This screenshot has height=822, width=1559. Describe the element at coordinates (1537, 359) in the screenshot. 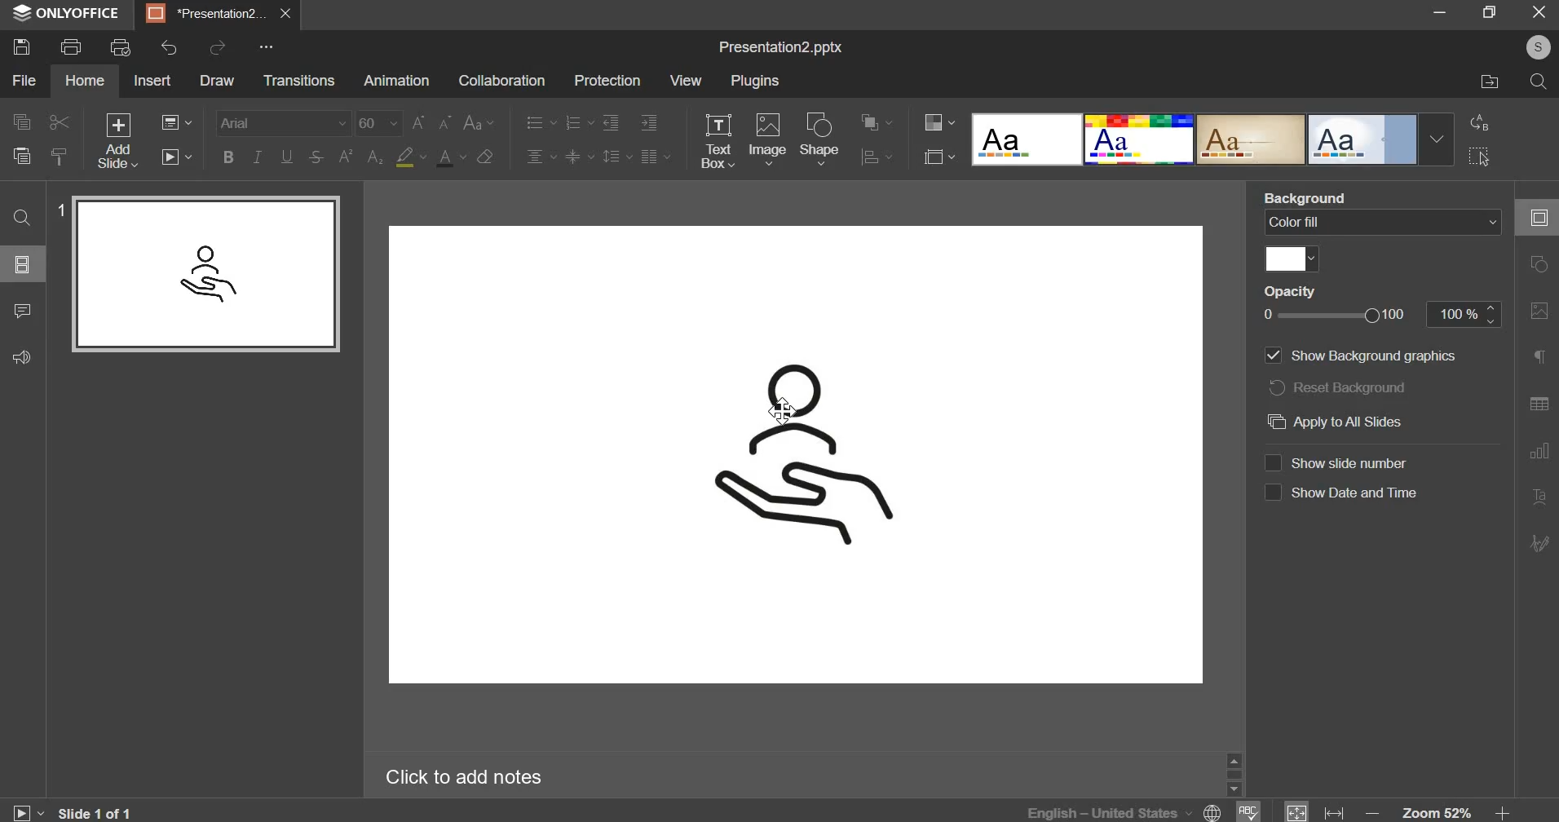

I see `paragraph settings` at that location.